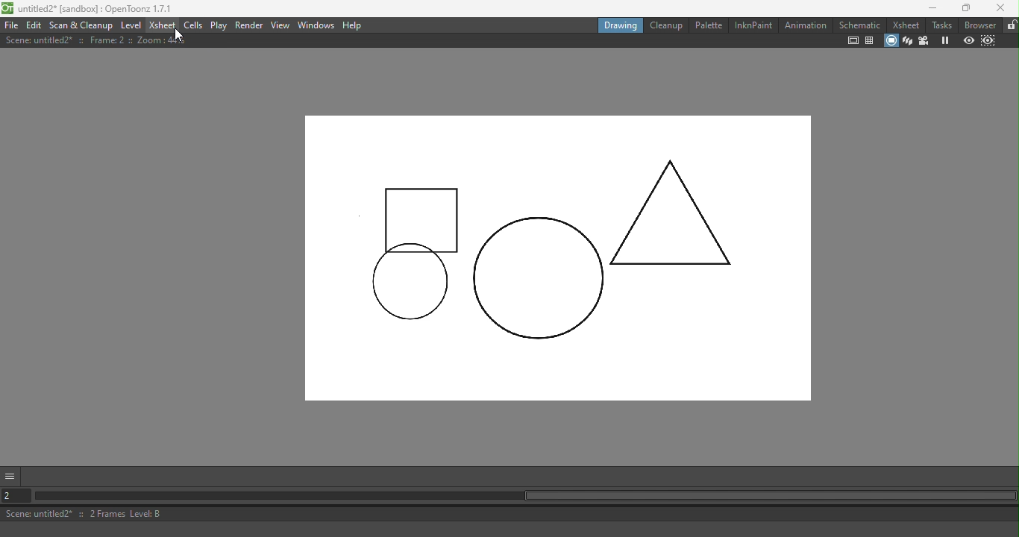  I want to click on Shematic, so click(859, 23).